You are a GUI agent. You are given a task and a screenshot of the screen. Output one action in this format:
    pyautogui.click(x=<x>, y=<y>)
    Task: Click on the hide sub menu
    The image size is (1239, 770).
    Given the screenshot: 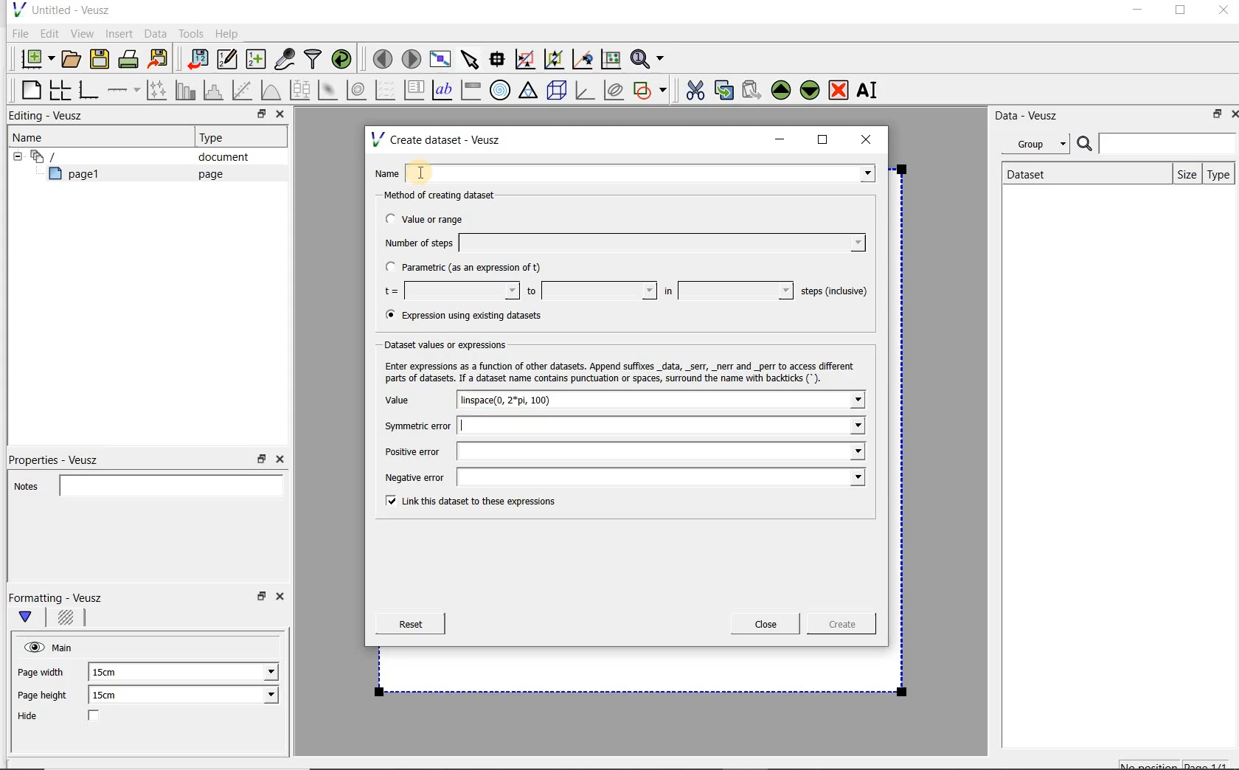 What is the action you would take?
    pyautogui.click(x=14, y=155)
    